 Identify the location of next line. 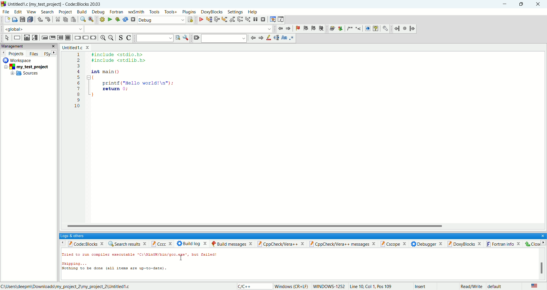
(217, 20).